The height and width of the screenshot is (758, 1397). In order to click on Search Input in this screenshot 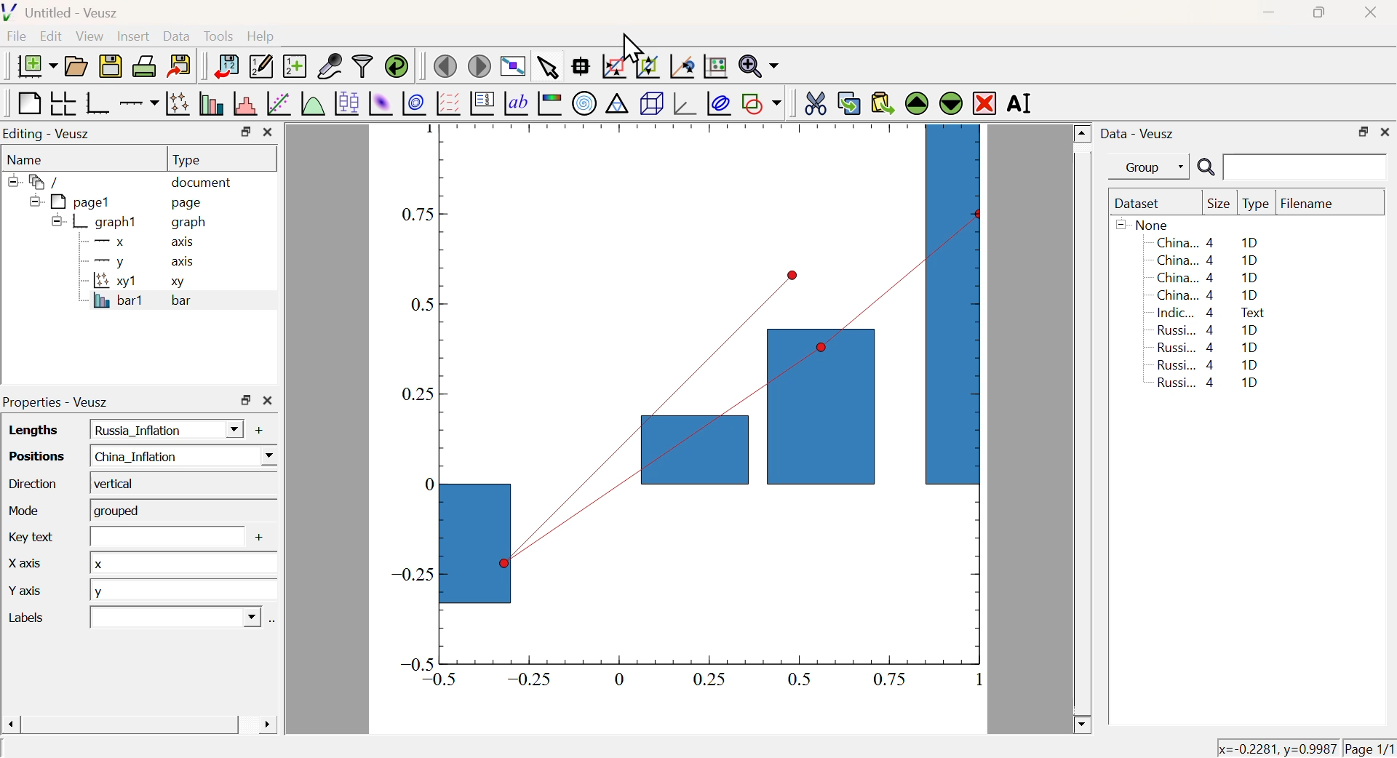, I will do `click(1306, 166)`.